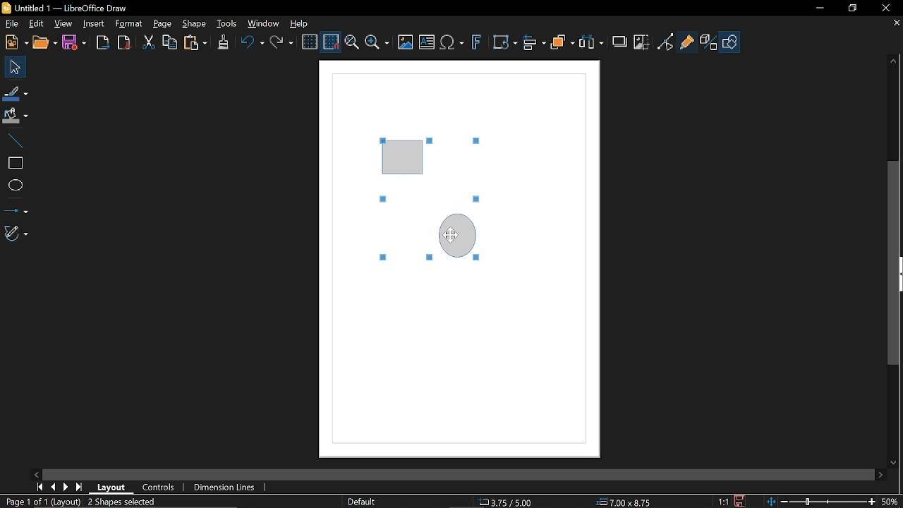  I want to click on Snap to grid, so click(332, 42).